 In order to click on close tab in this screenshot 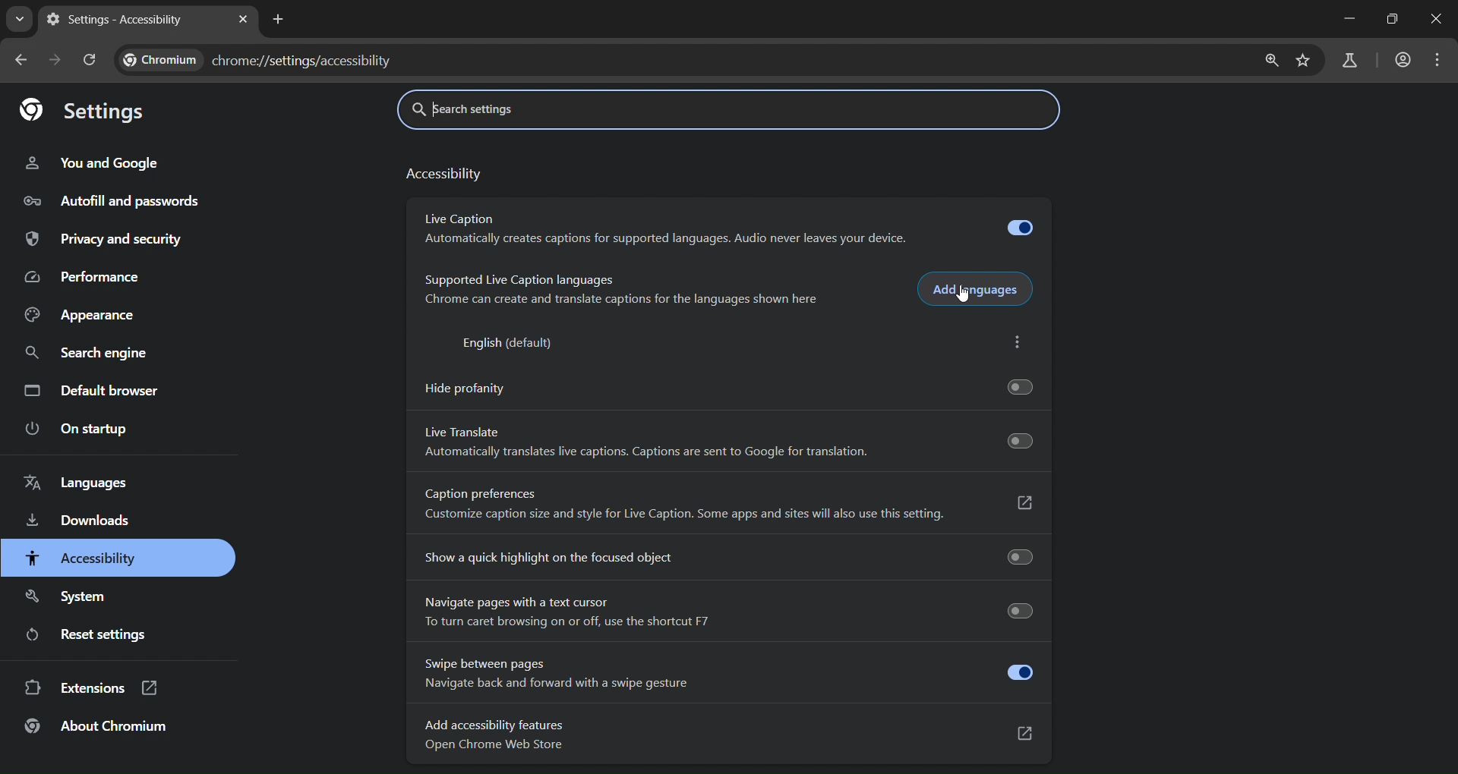, I will do `click(243, 20)`.